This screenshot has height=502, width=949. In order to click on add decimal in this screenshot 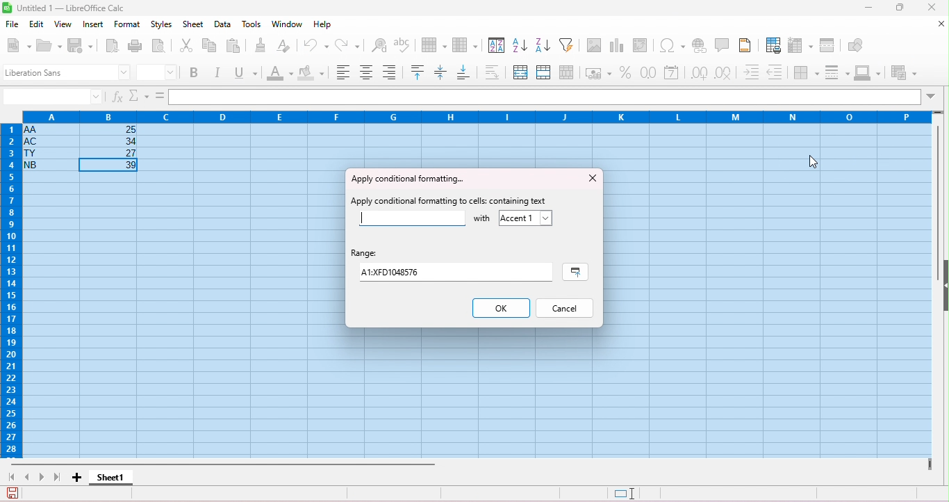, I will do `click(699, 73)`.